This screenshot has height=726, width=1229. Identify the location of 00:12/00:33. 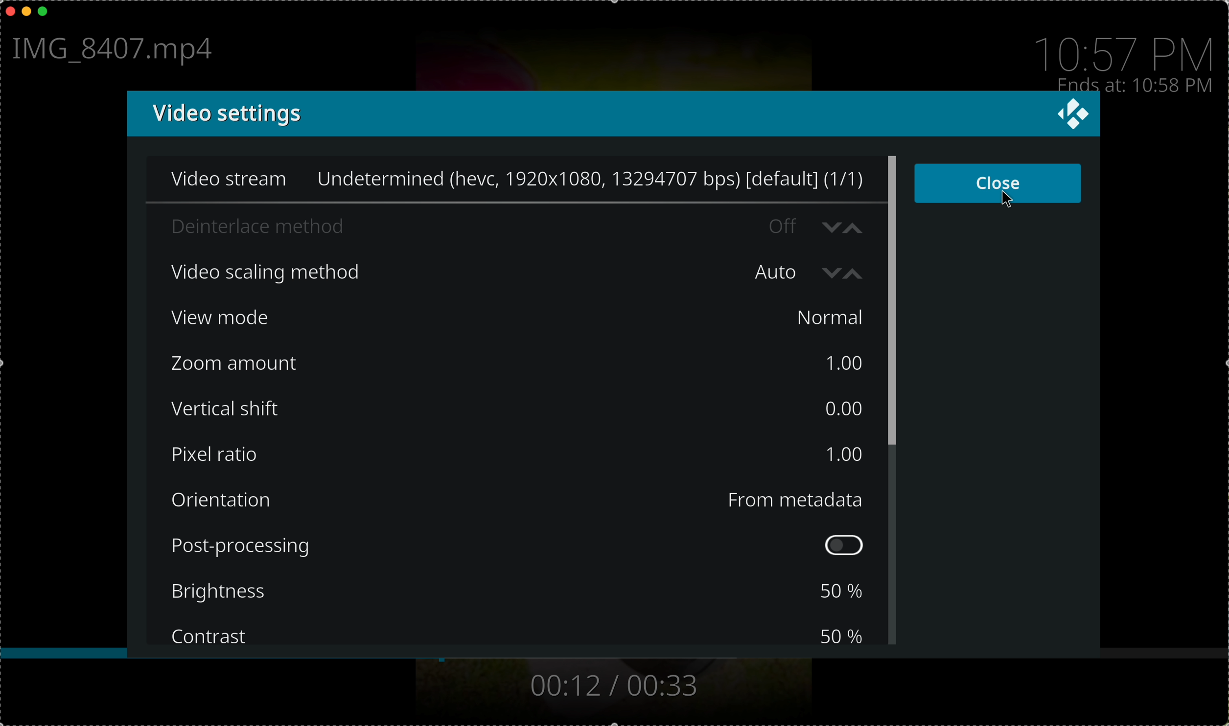
(611, 685).